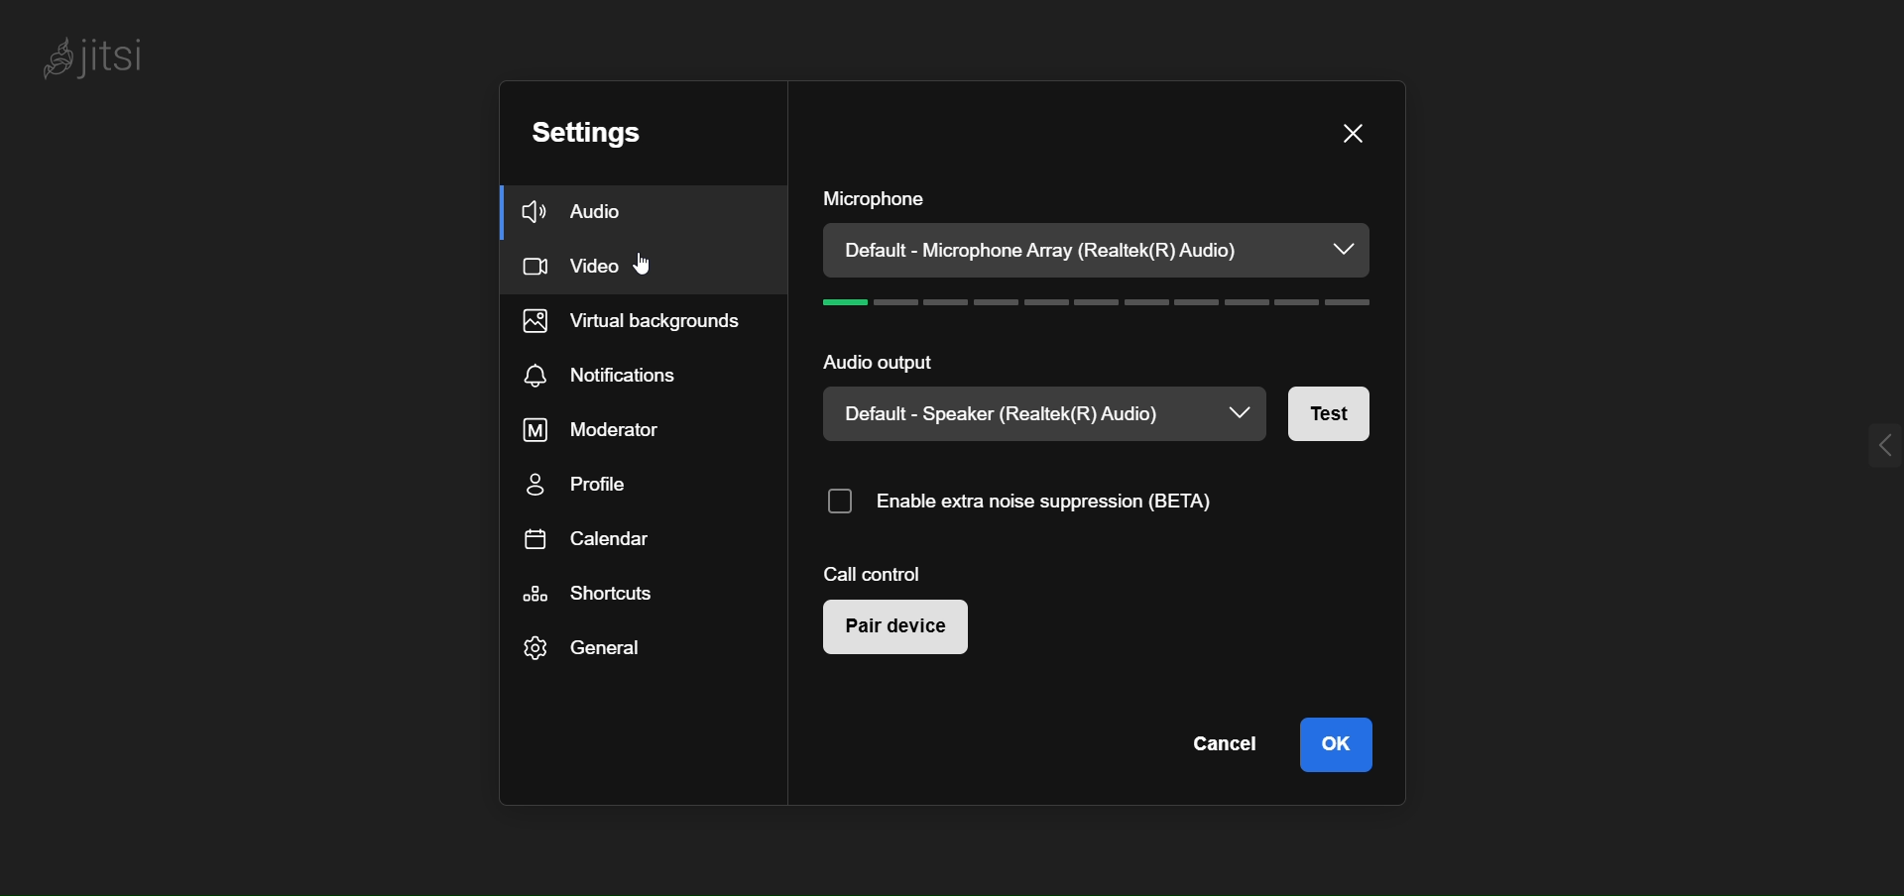 The height and width of the screenshot is (896, 1904). Describe the element at coordinates (1346, 247) in the screenshot. I see `dropdown` at that location.